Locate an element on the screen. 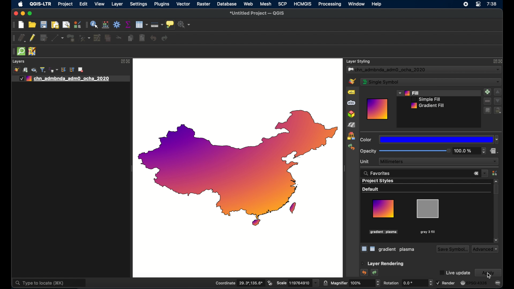 The image size is (514, 289). HCMGIS is located at coordinates (303, 4).